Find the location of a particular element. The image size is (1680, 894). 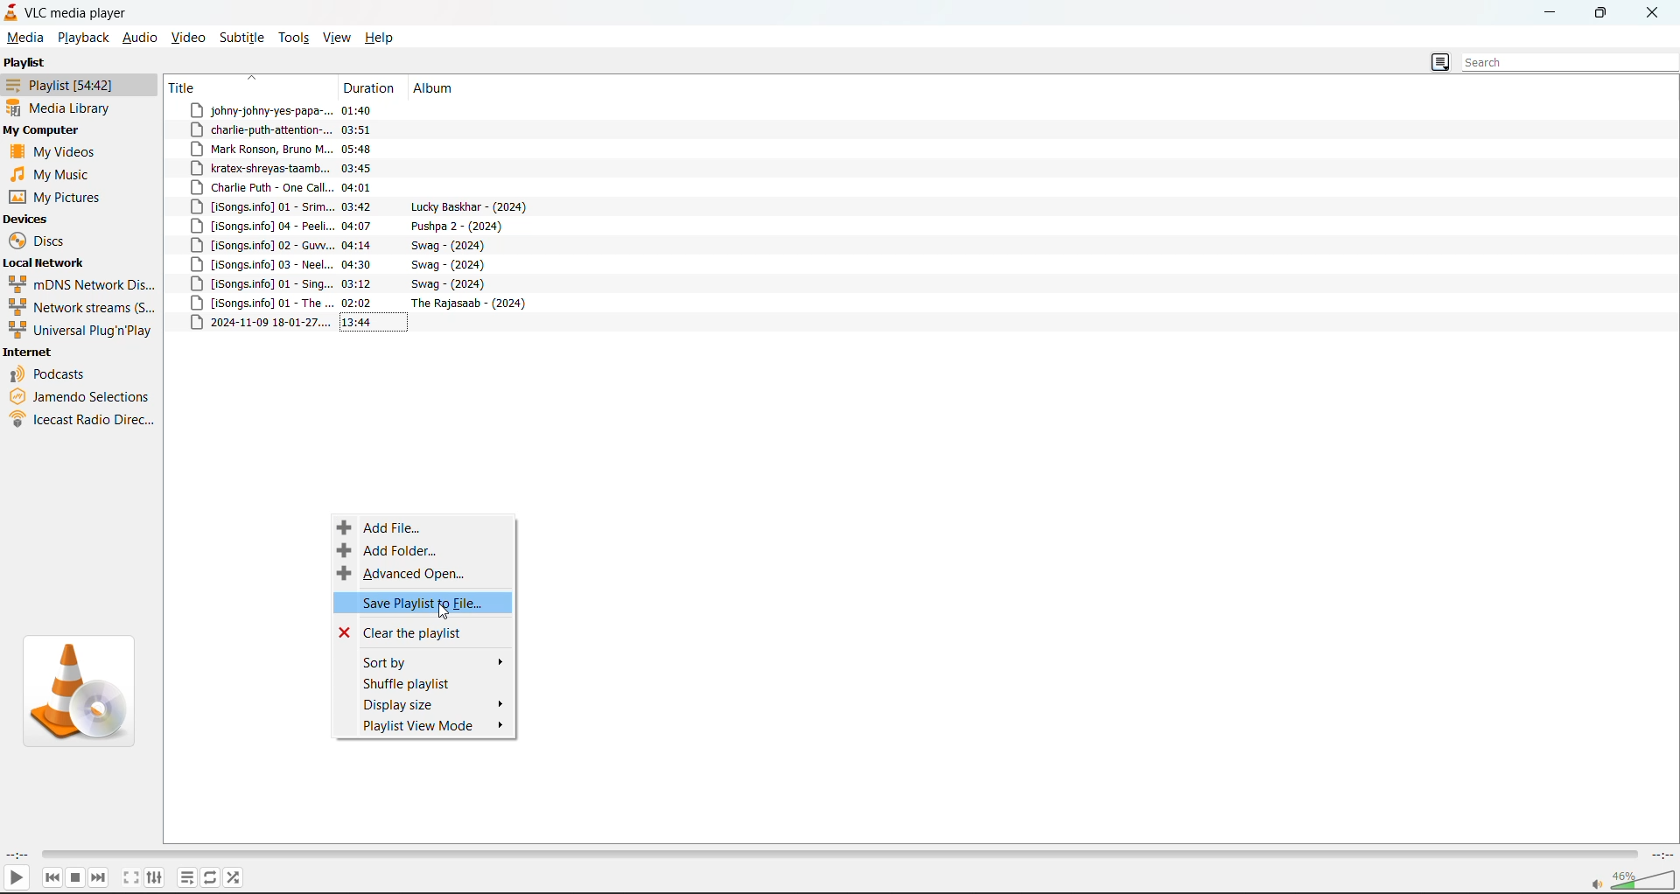

track 7 title, duration and album details is located at coordinates (350, 226).